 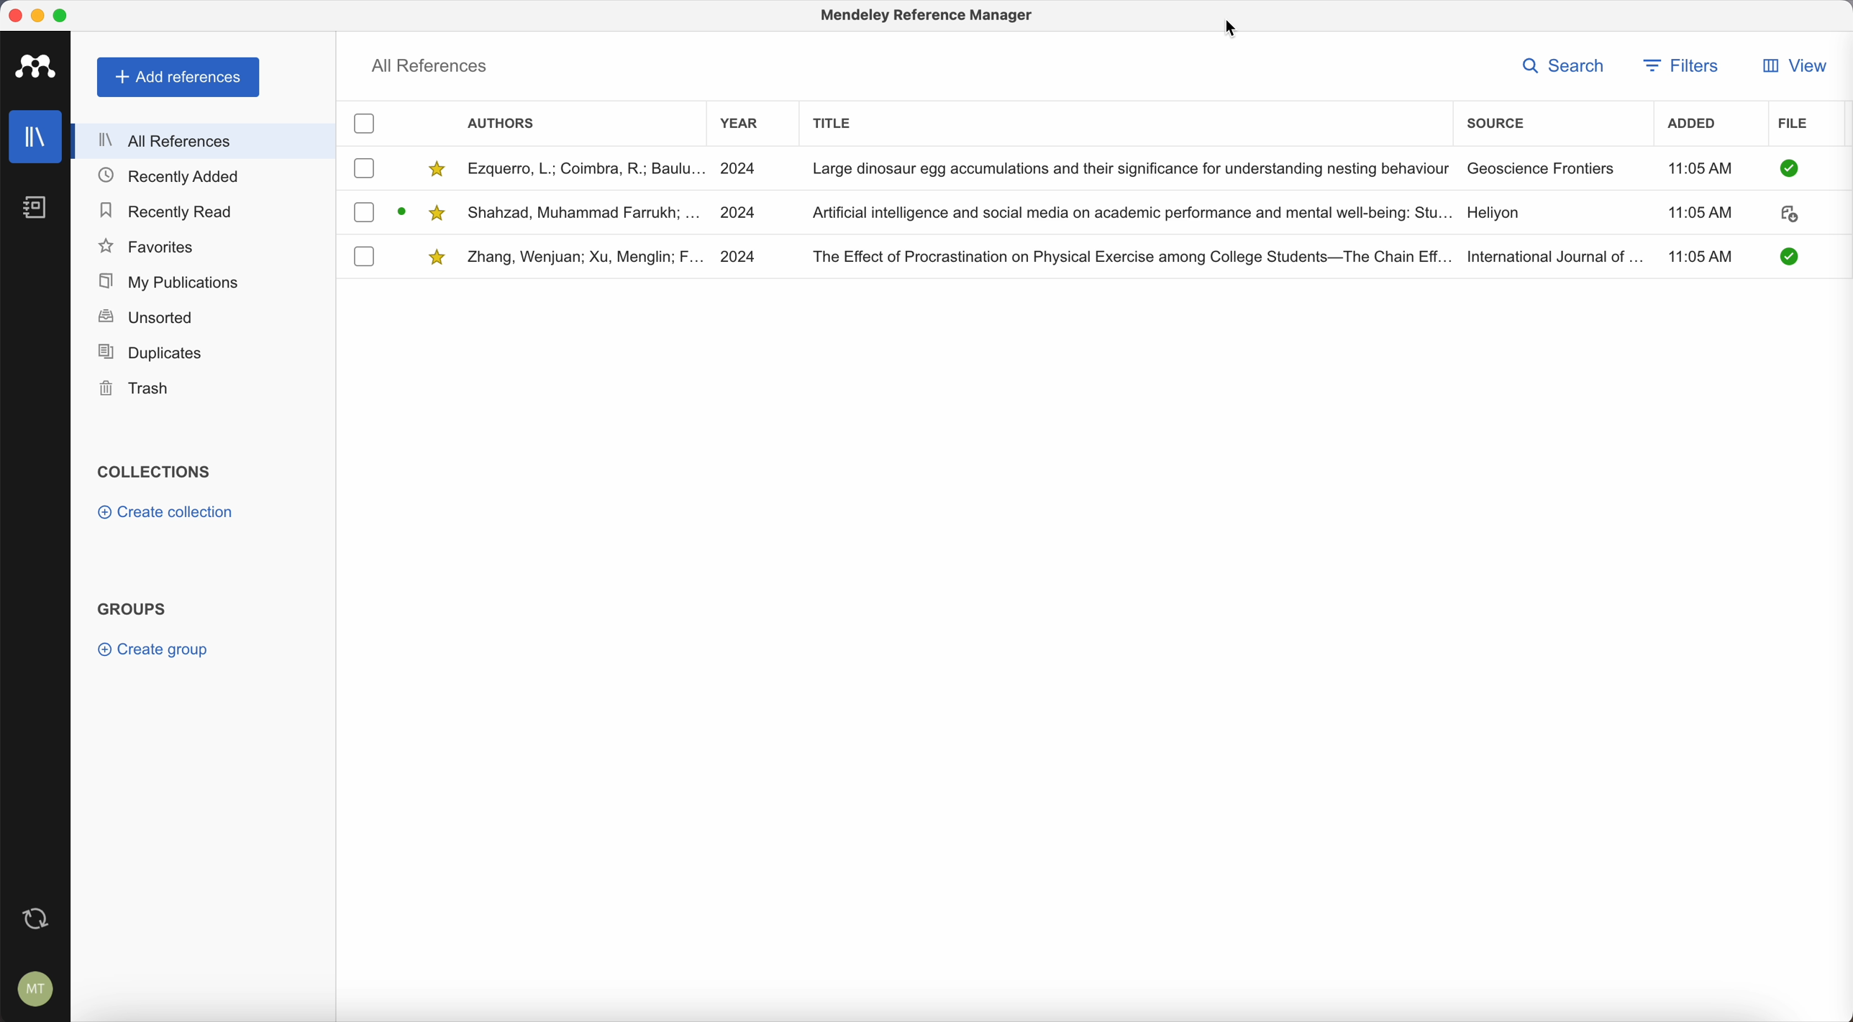 What do you see at coordinates (136, 388) in the screenshot?
I see `trash` at bounding box center [136, 388].